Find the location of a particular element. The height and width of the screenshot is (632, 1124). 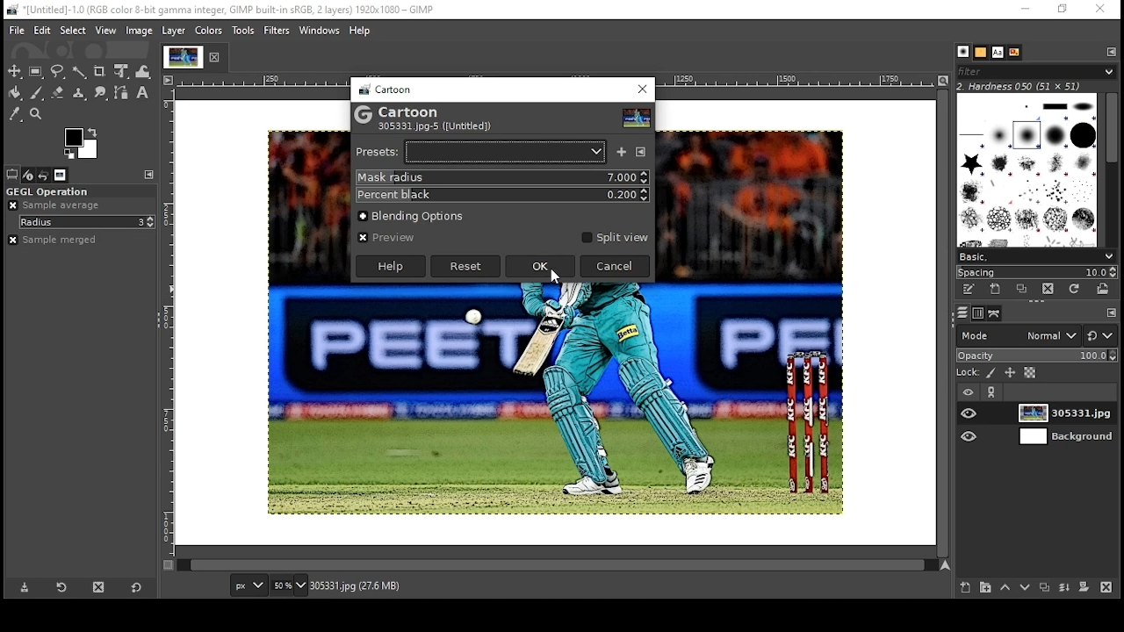

help is located at coordinates (362, 31).